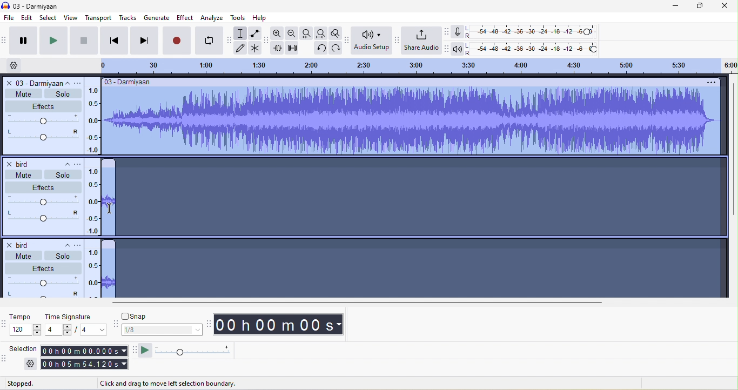  Describe the element at coordinates (28, 18) in the screenshot. I see `edit` at that location.